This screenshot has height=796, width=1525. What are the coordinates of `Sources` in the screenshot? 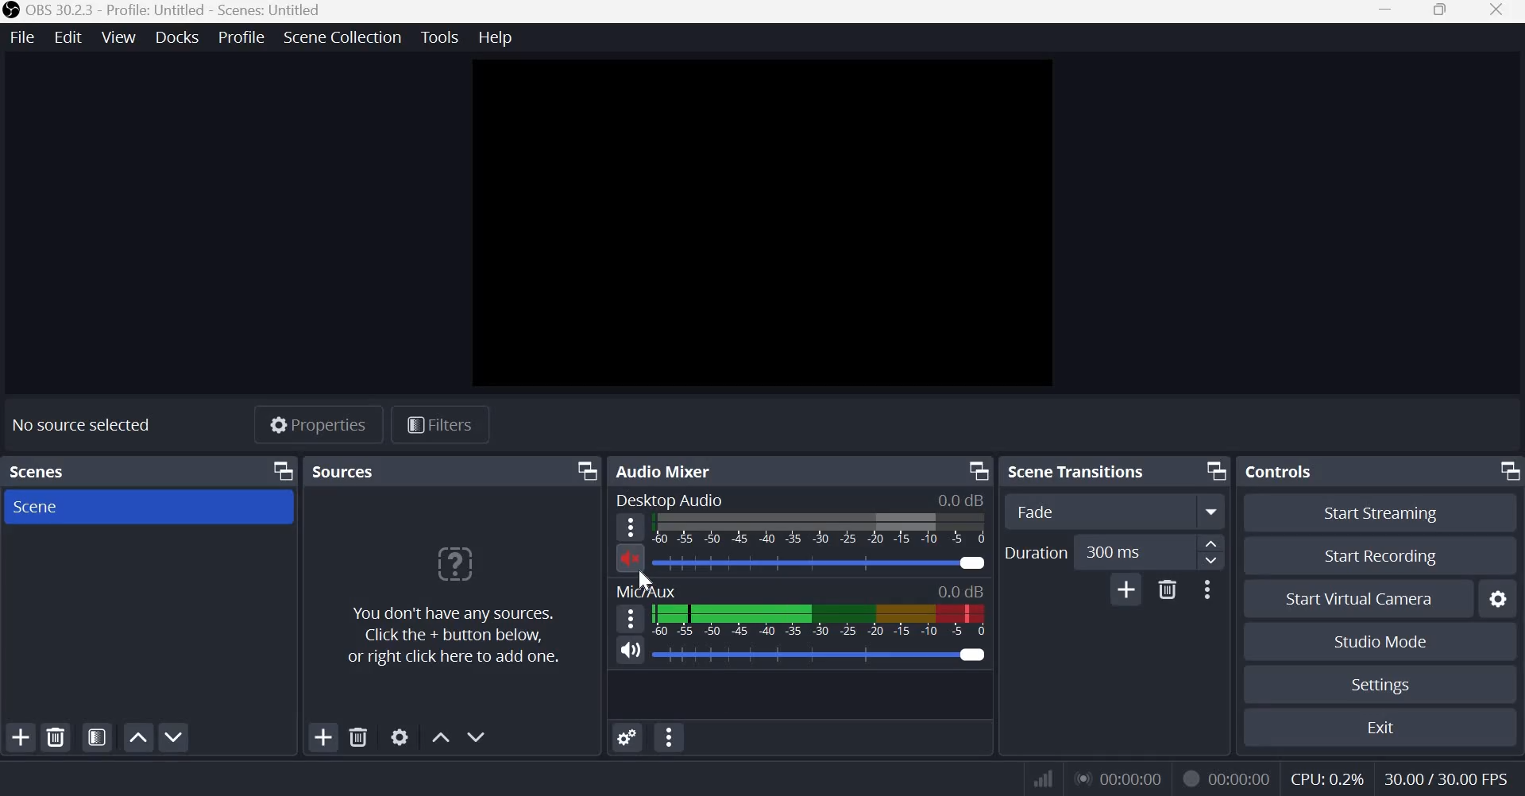 It's located at (346, 471).